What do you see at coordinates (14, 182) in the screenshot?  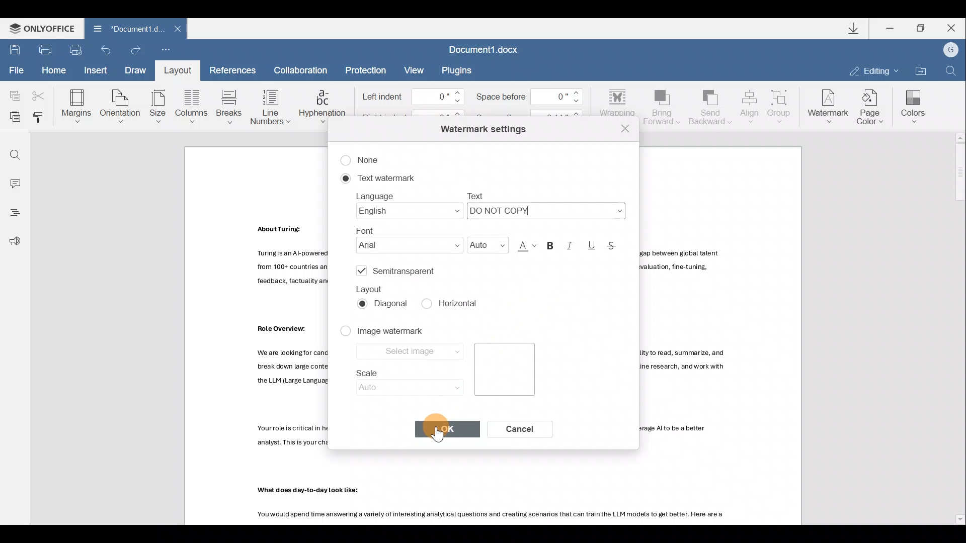 I see `Comment` at bounding box center [14, 182].